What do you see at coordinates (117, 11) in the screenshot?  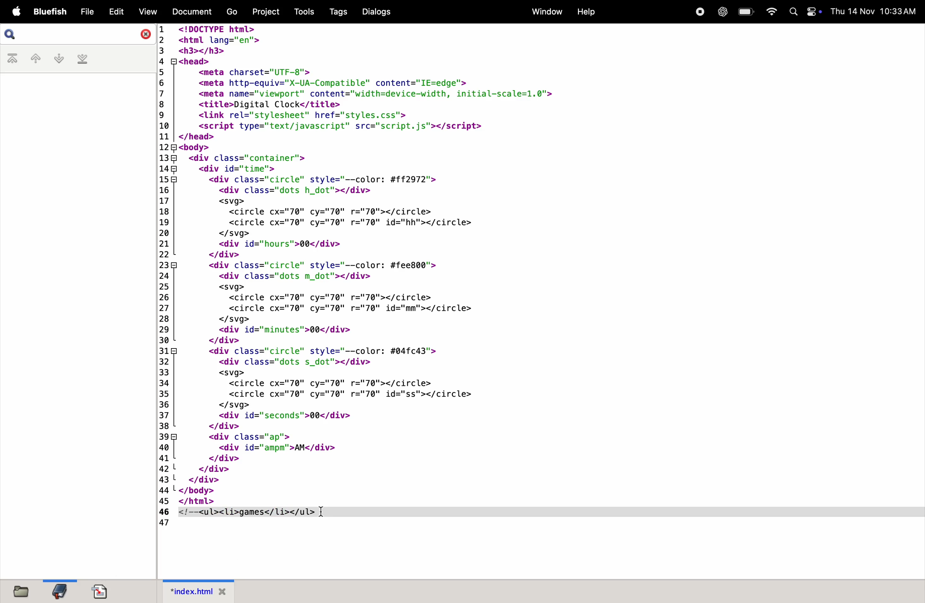 I see `Edit` at bounding box center [117, 11].